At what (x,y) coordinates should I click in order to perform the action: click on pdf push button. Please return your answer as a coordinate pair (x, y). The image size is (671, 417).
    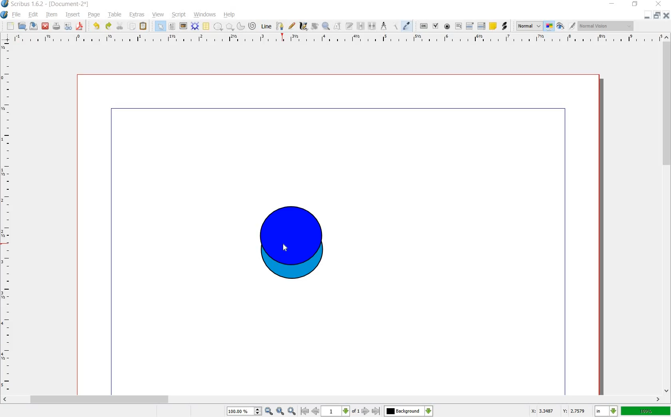
    Looking at the image, I should click on (423, 26).